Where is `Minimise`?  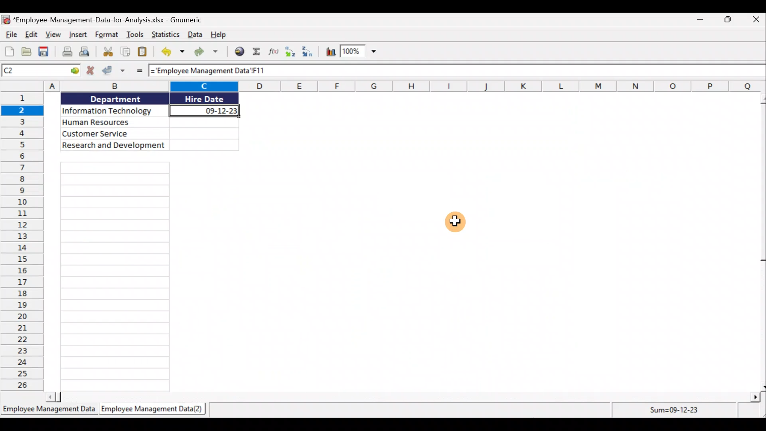
Minimise is located at coordinates (701, 19).